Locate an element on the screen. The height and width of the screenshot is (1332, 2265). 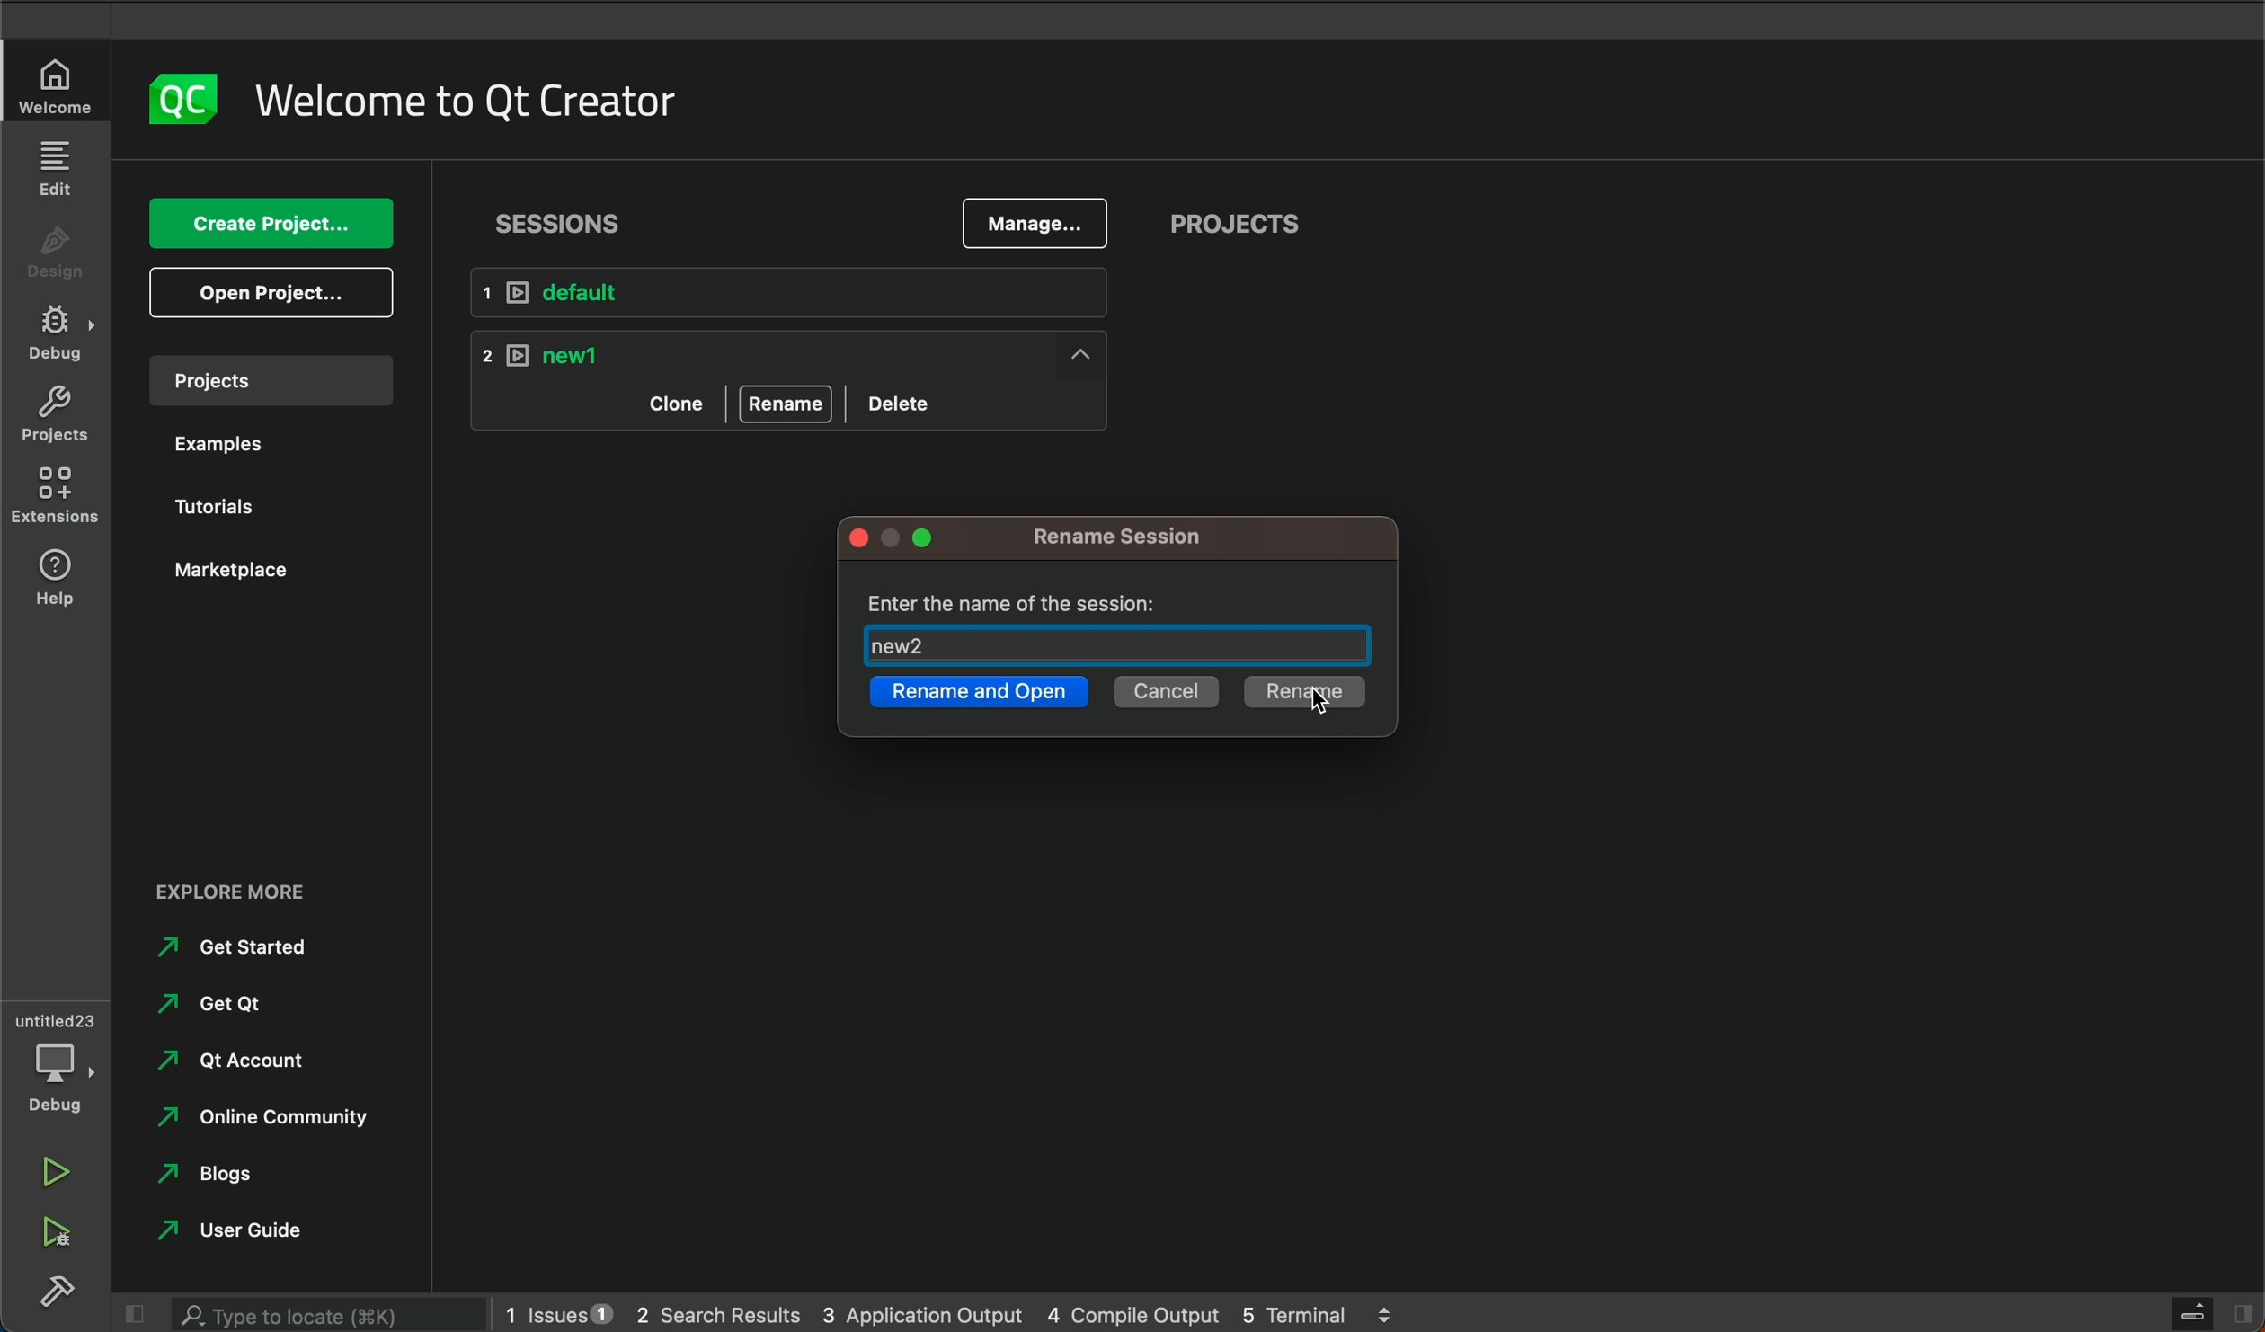
debug is located at coordinates (63, 1066).